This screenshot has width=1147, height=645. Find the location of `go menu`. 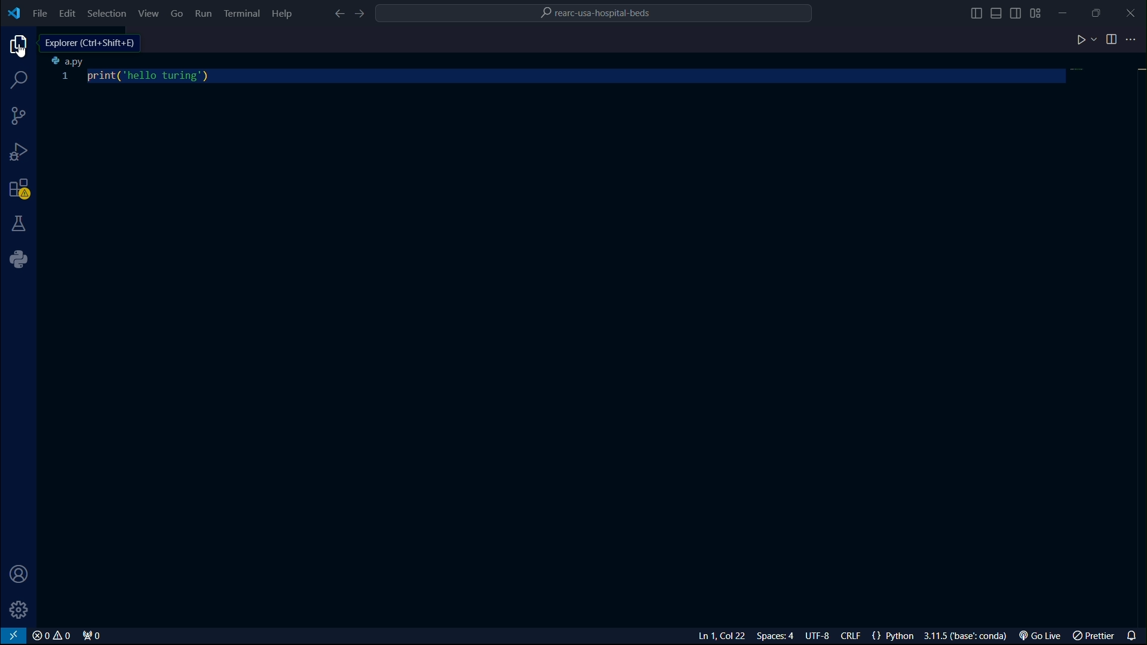

go menu is located at coordinates (178, 14).